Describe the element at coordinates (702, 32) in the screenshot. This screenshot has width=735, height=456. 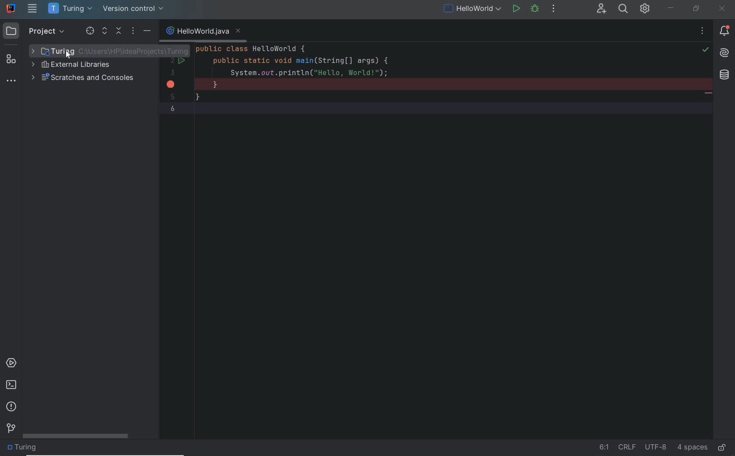
I see `more options` at that location.